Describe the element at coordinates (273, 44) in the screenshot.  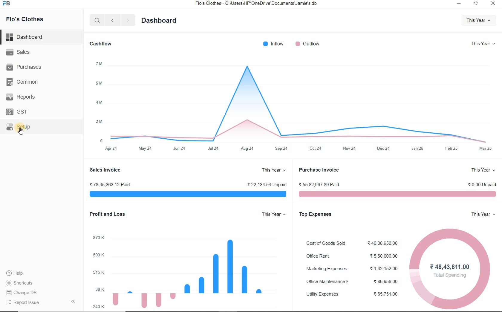
I see `® Inflow` at that location.